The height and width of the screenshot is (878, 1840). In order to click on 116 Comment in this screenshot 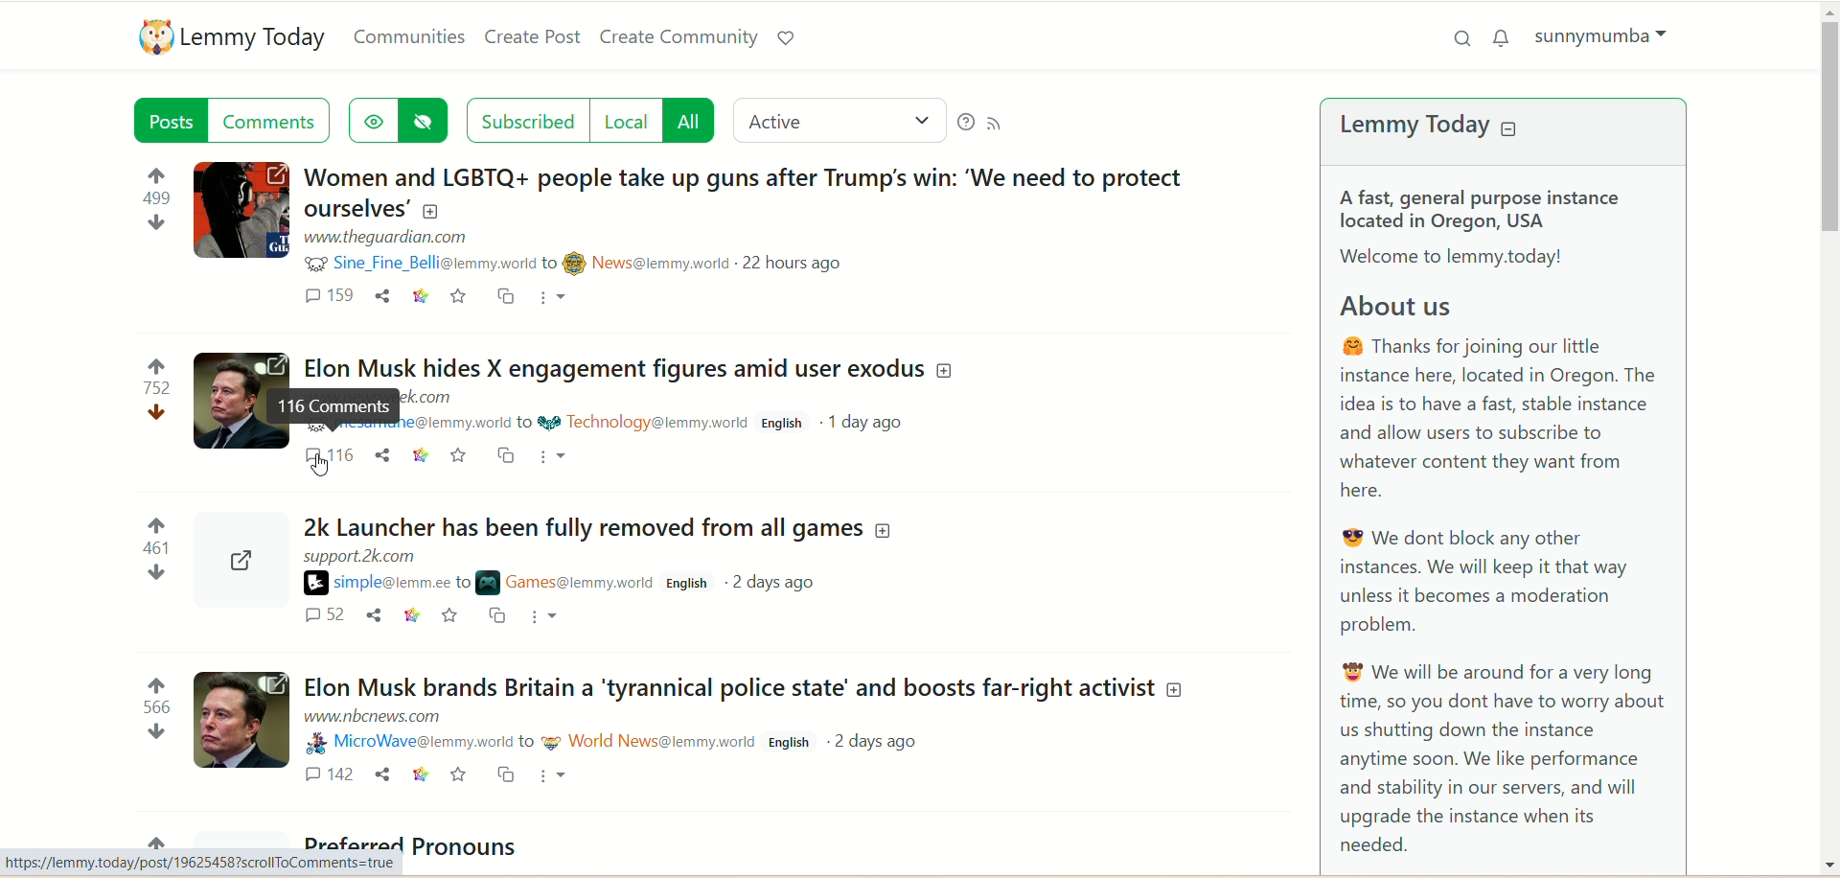, I will do `click(334, 405)`.